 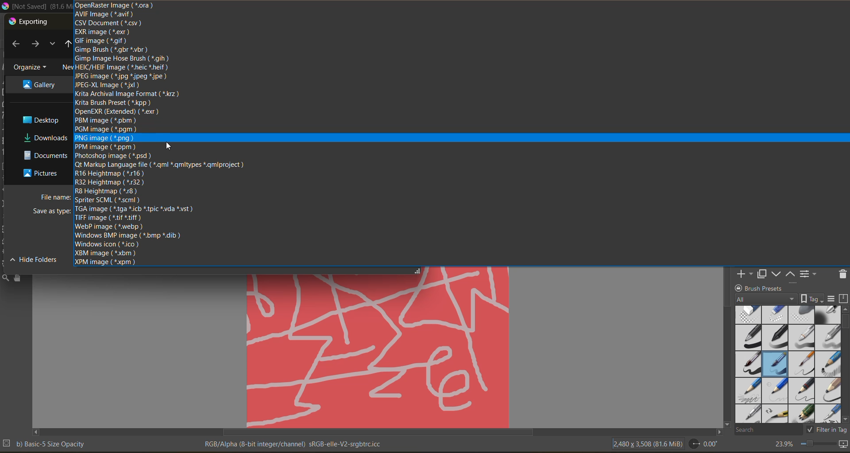 What do you see at coordinates (101, 40) in the screenshot?
I see `gif image` at bounding box center [101, 40].